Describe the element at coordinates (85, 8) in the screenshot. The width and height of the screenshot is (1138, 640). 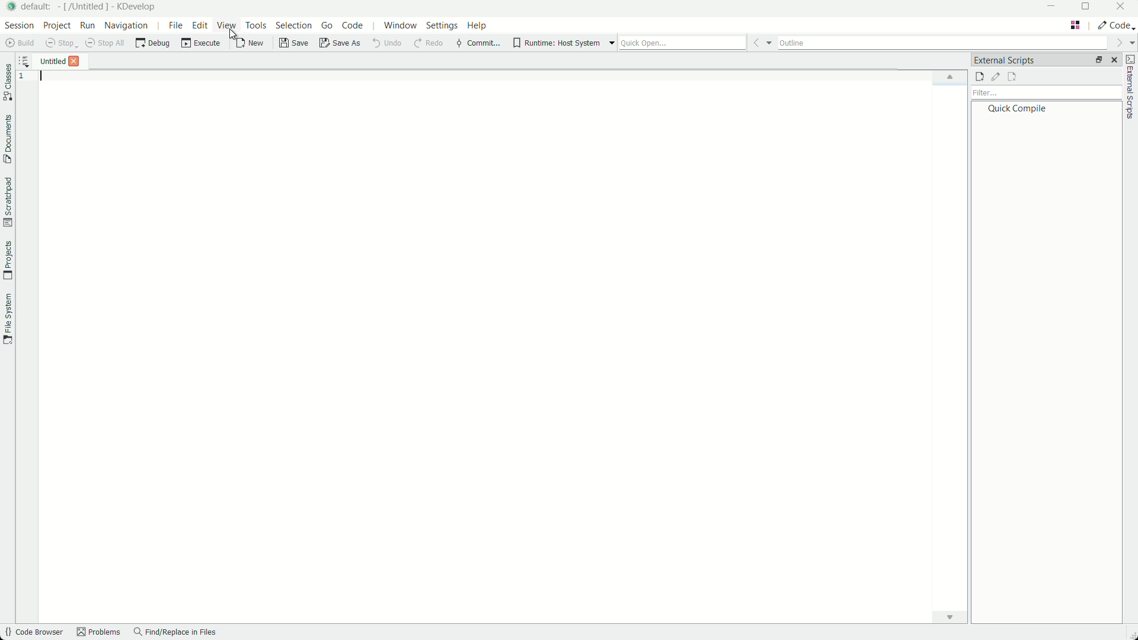
I see `[/untitled]` at that location.